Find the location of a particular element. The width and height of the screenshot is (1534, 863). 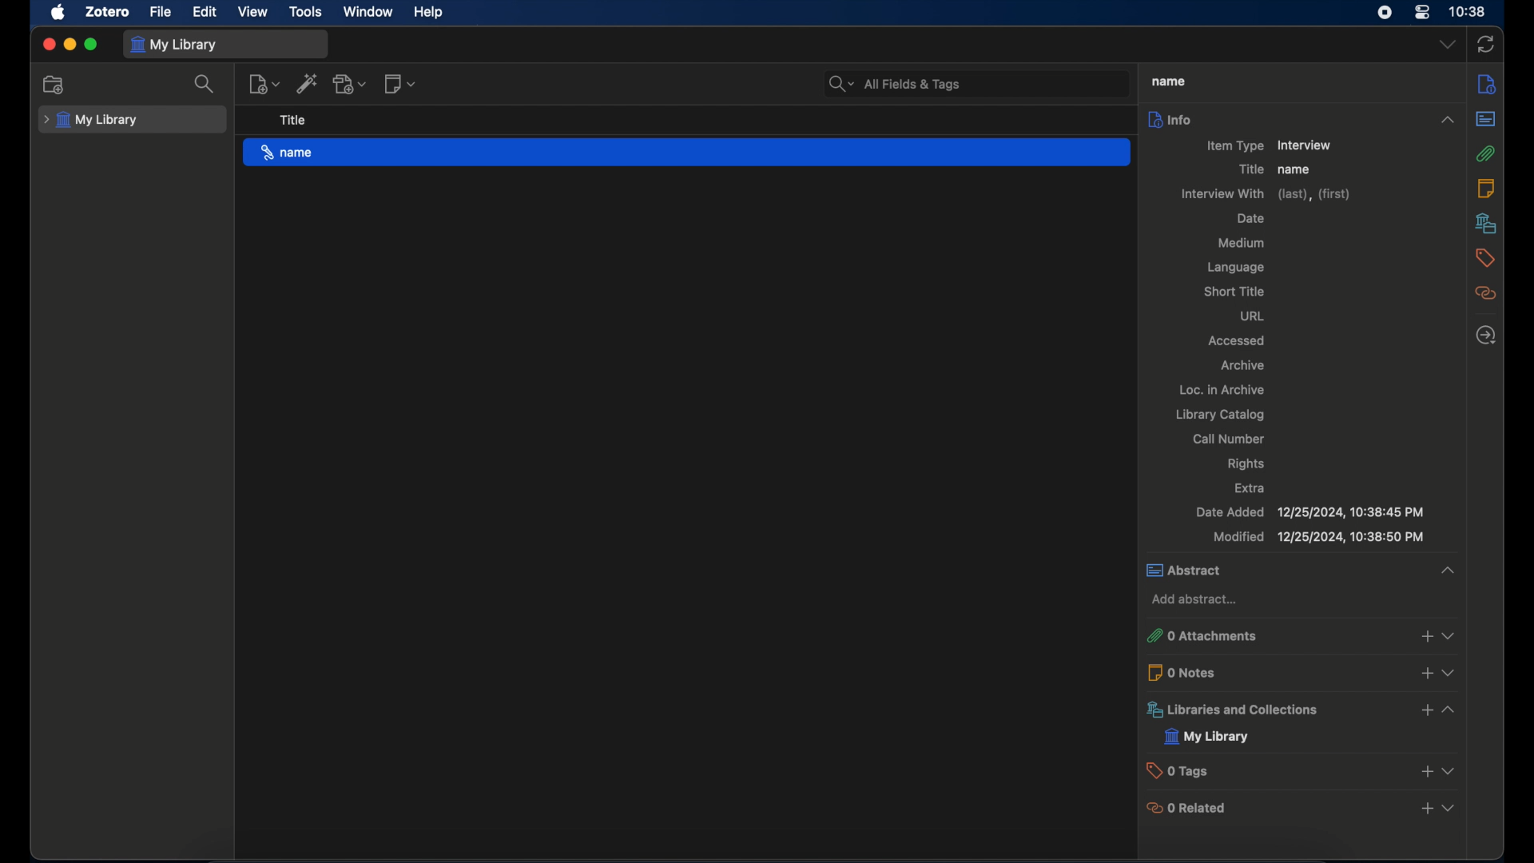

0 related is located at coordinates (1187, 808).